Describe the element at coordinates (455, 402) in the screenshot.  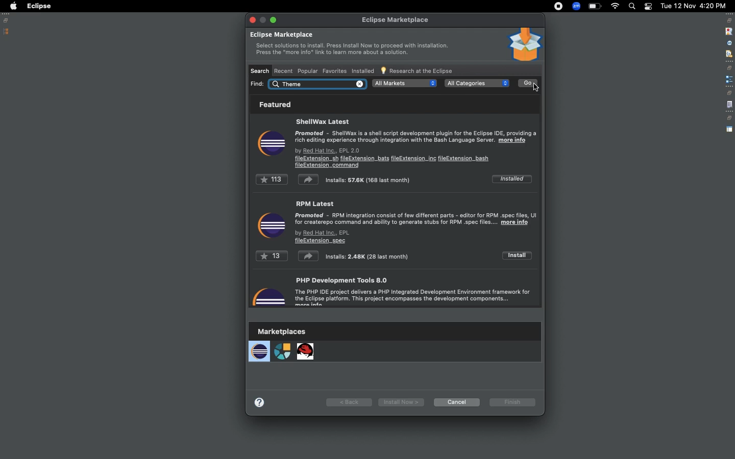
I see `Cancel` at that location.